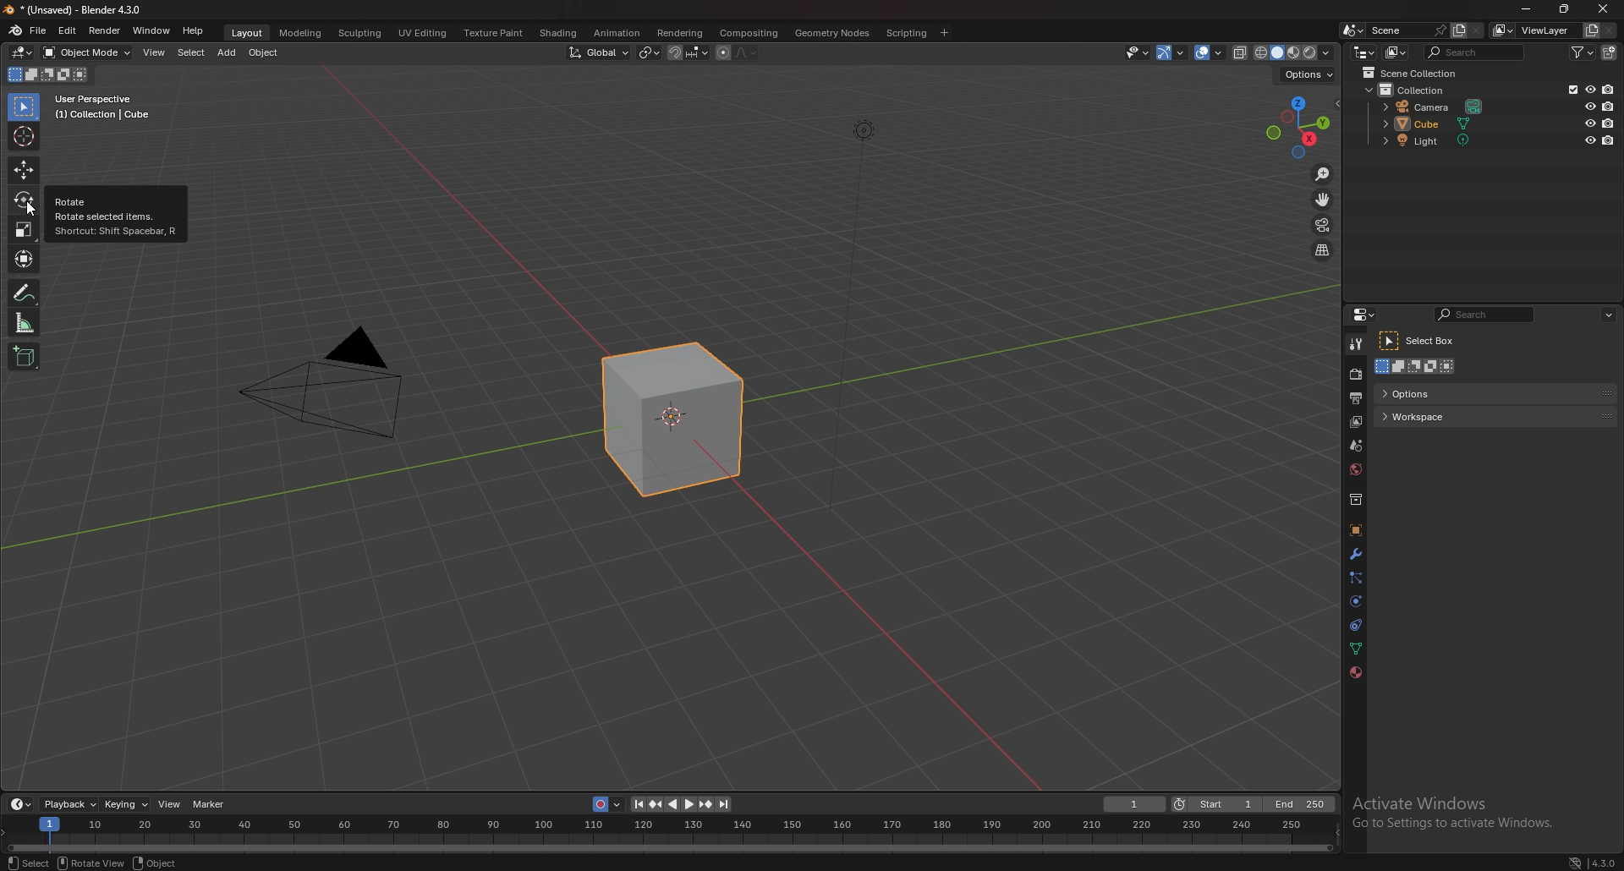  I want to click on view layer, so click(1356, 422).